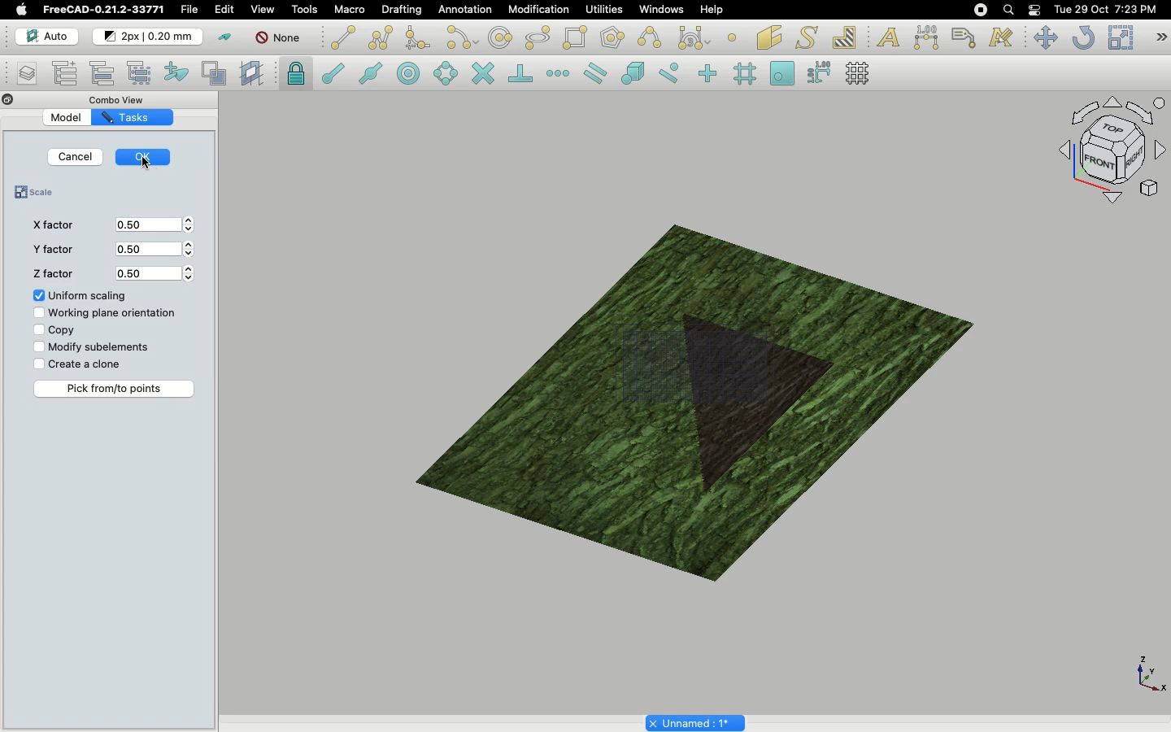  Describe the element at coordinates (460, 37) in the screenshot. I see `Arc tools` at that location.